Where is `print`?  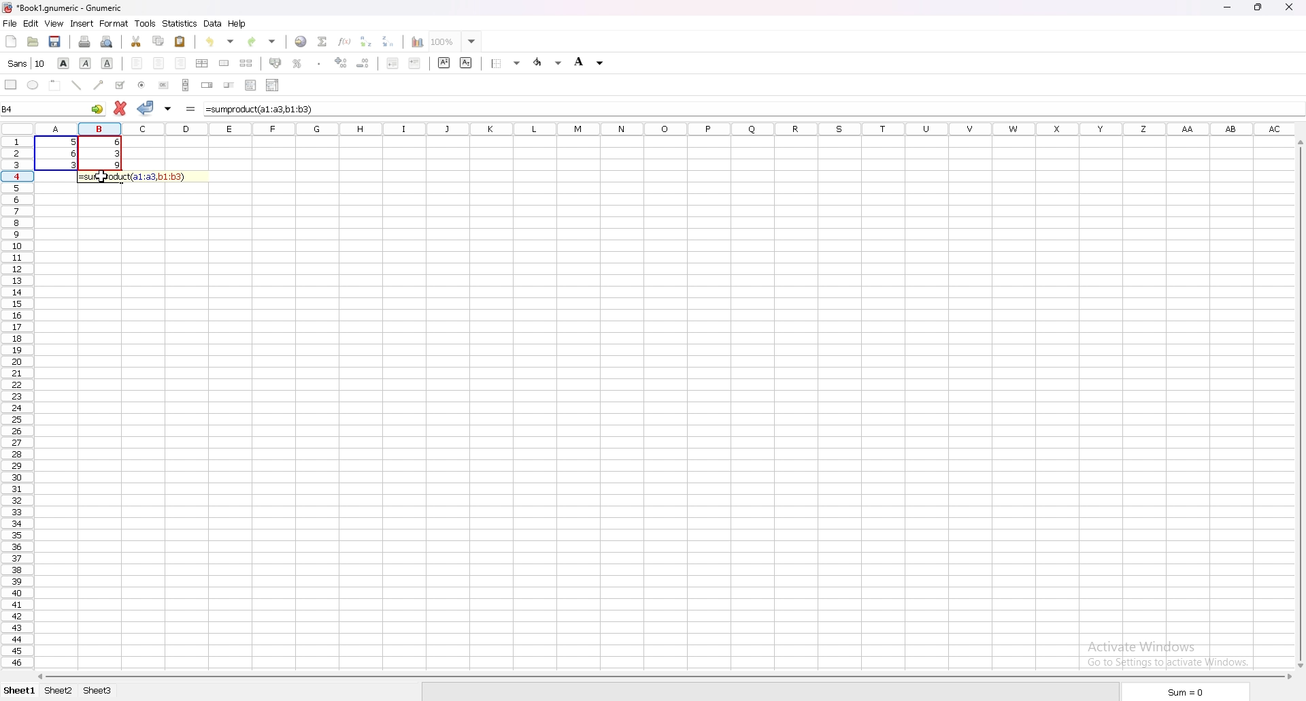 print is located at coordinates (84, 42).